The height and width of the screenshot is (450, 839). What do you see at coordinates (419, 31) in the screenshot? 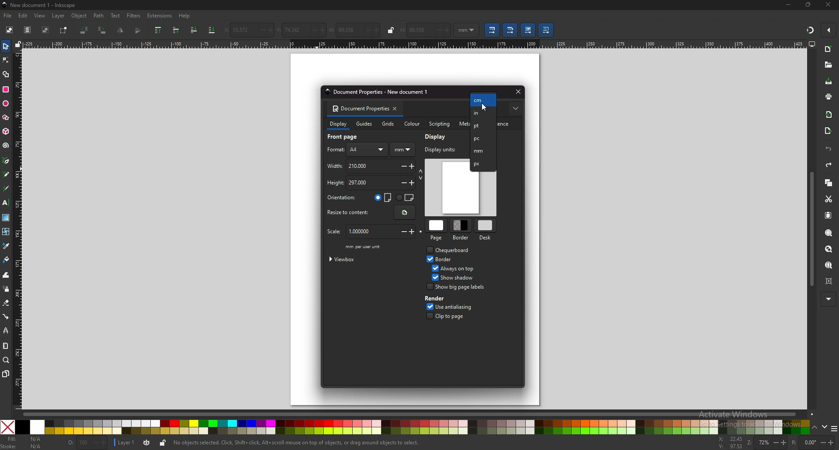
I see `69.558` at bounding box center [419, 31].